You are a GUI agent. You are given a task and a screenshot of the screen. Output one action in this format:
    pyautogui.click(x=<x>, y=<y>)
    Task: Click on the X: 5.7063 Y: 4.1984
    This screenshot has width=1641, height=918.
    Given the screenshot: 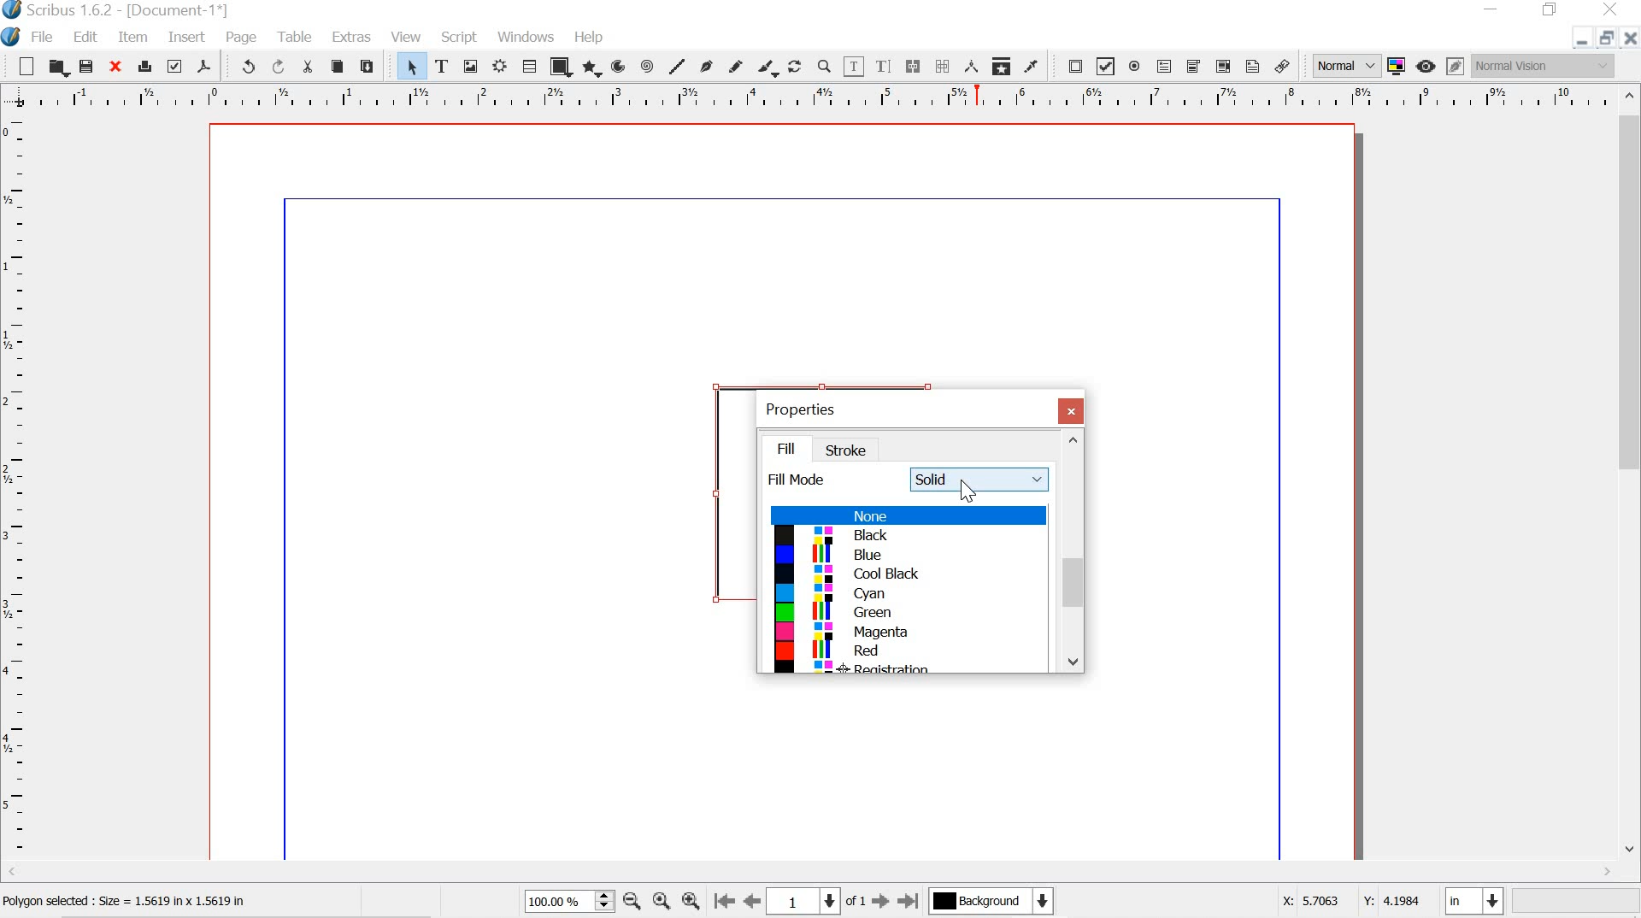 What is the action you would take?
    pyautogui.click(x=1340, y=903)
    